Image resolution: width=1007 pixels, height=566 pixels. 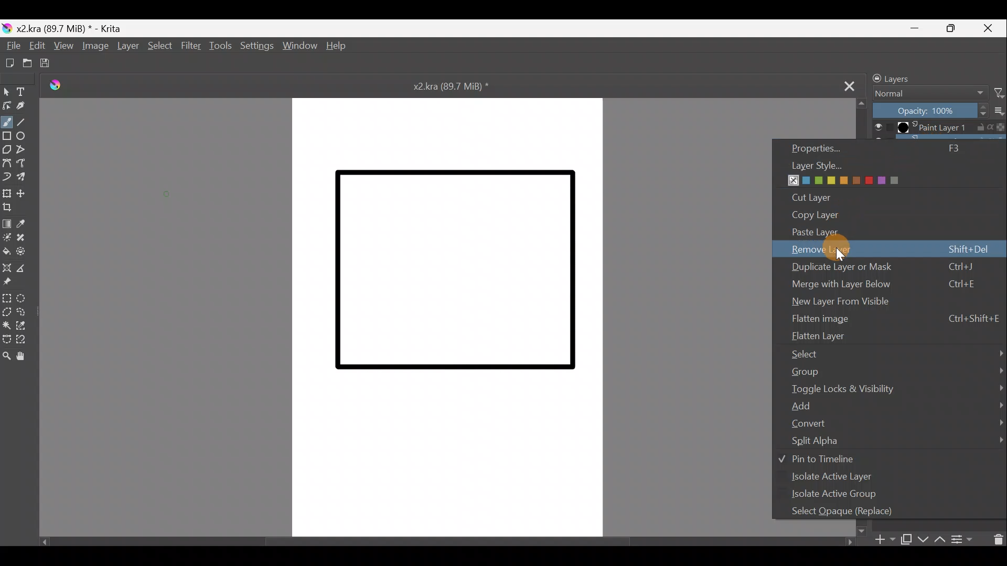 What do you see at coordinates (25, 149) in the screenshot?
I see `Polyline tool` at bounding box center [25, 149].